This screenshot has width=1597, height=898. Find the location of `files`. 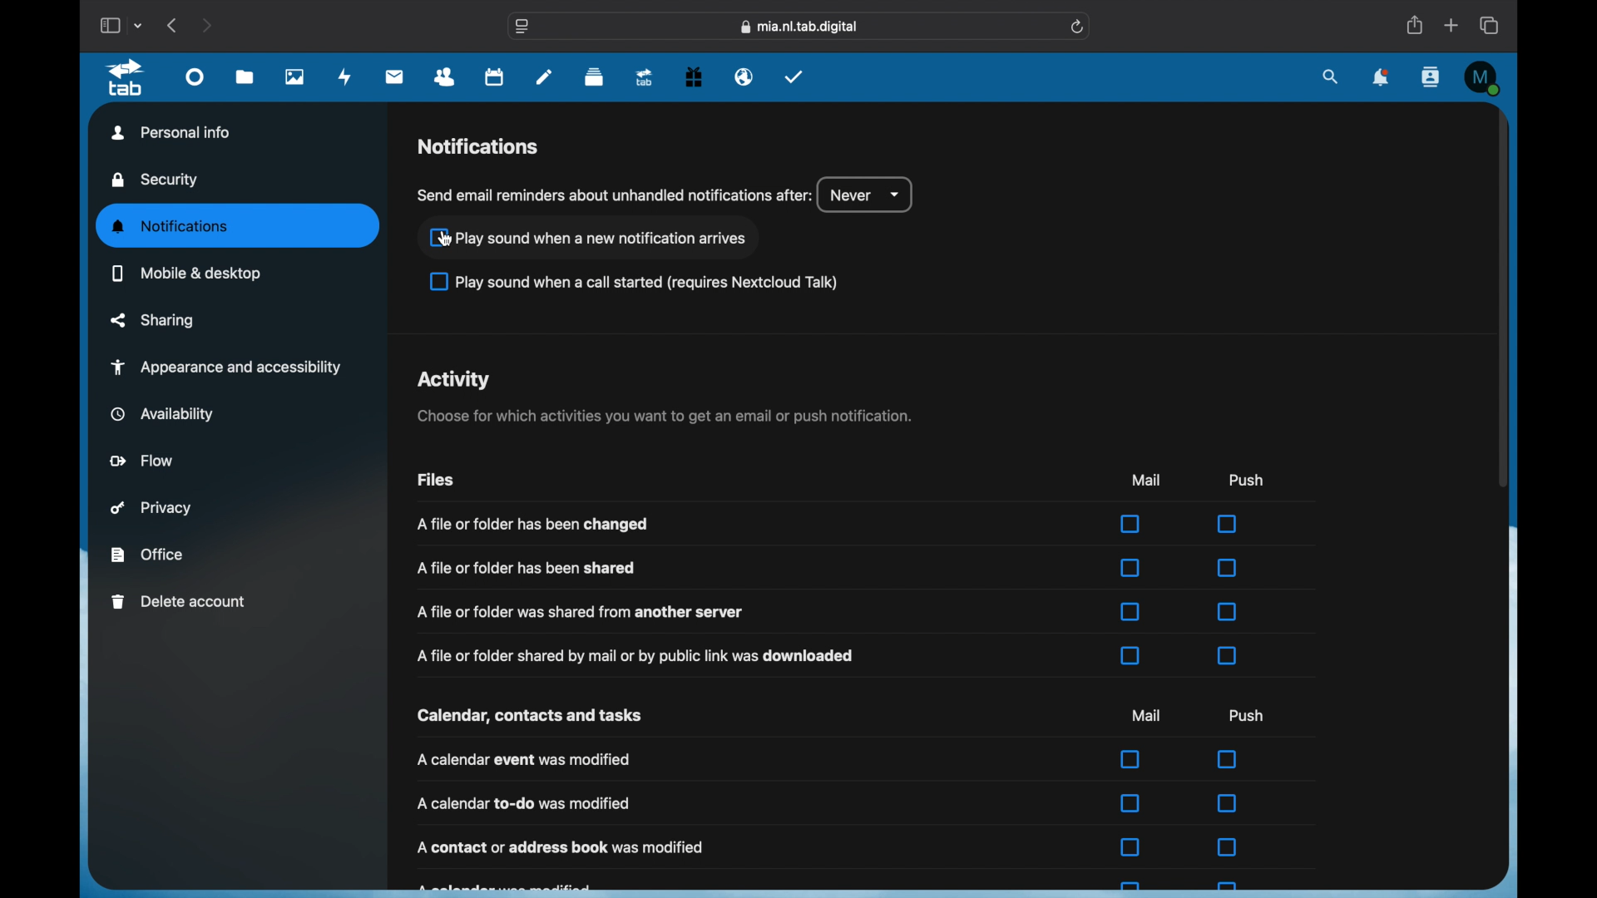

files is located at coordinates (245, 78).